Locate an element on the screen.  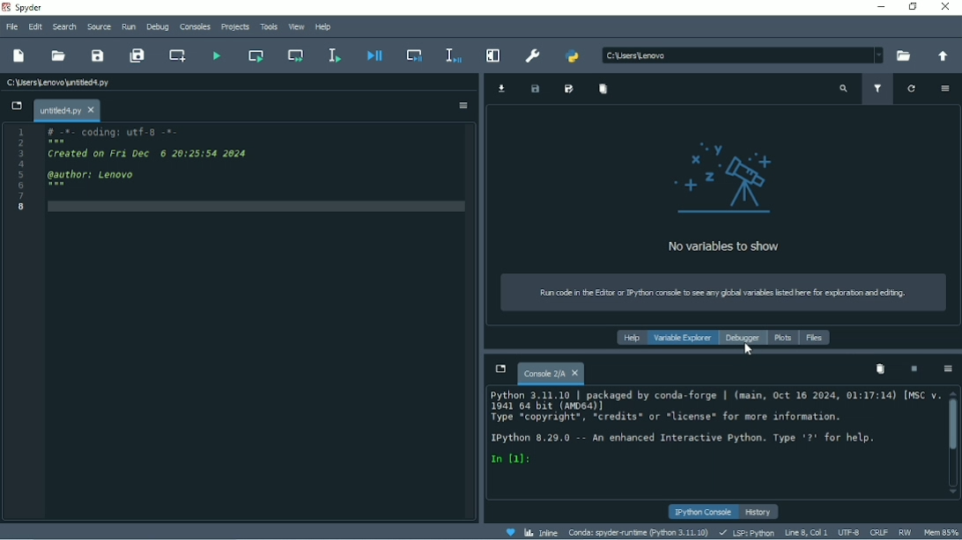
No variables to show is located at coordinates (727, 247).